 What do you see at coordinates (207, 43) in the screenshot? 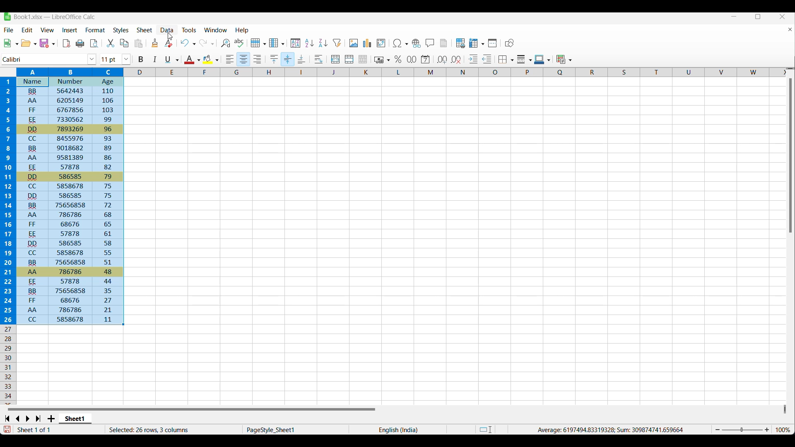
I see `Redo and redo options` at bounding box center [207, 43].